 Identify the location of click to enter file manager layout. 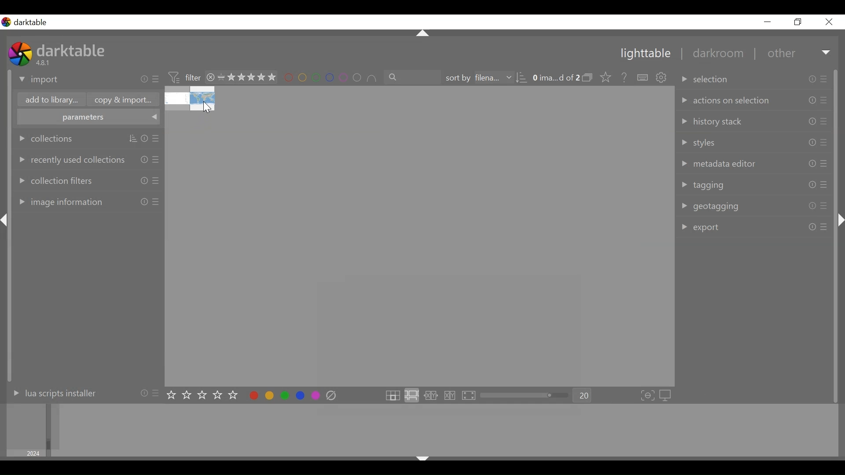
(392, 395).